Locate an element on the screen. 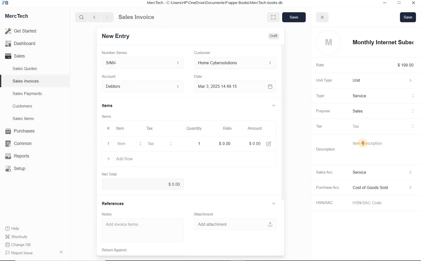  Tax is located at coordinates (156, 144).